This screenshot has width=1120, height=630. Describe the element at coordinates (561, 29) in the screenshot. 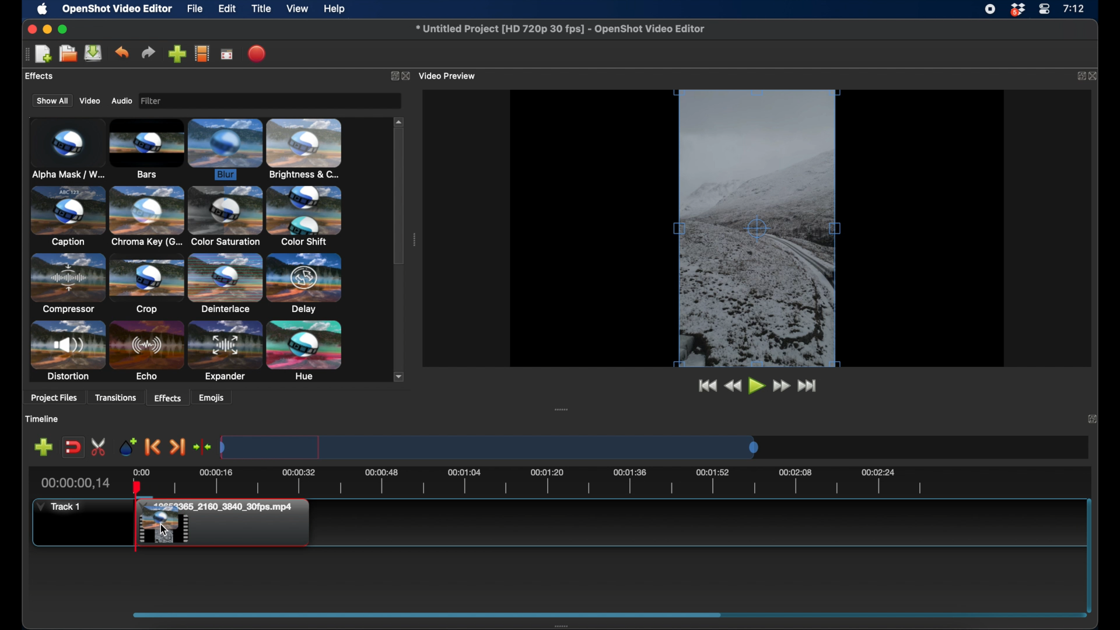

I see `file name` at that location.